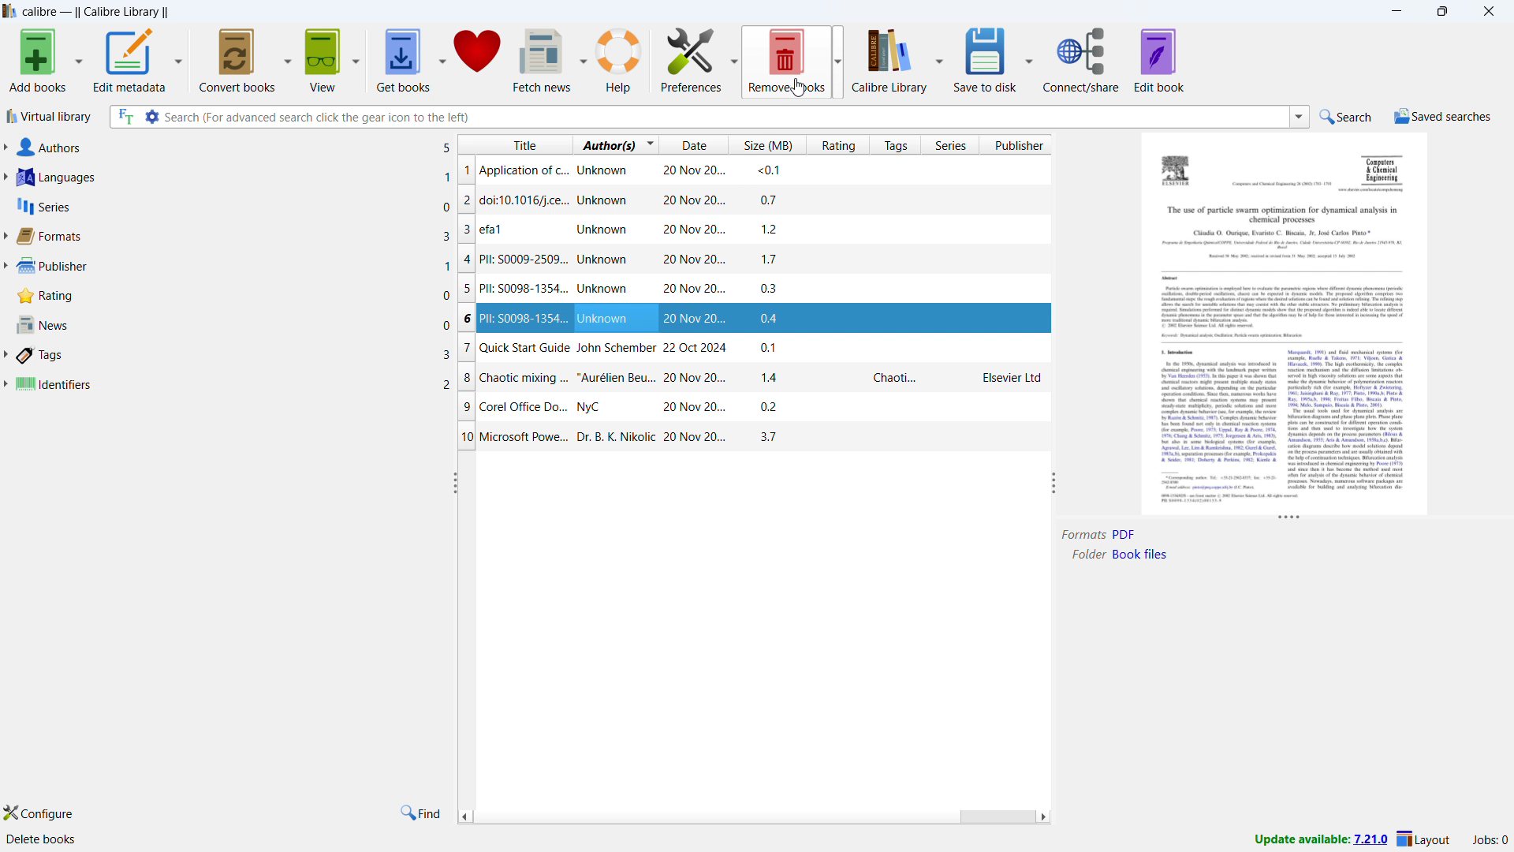  Describe the element at coordinates (733, 58) in the screenshot. I see `preferences options` at that location.